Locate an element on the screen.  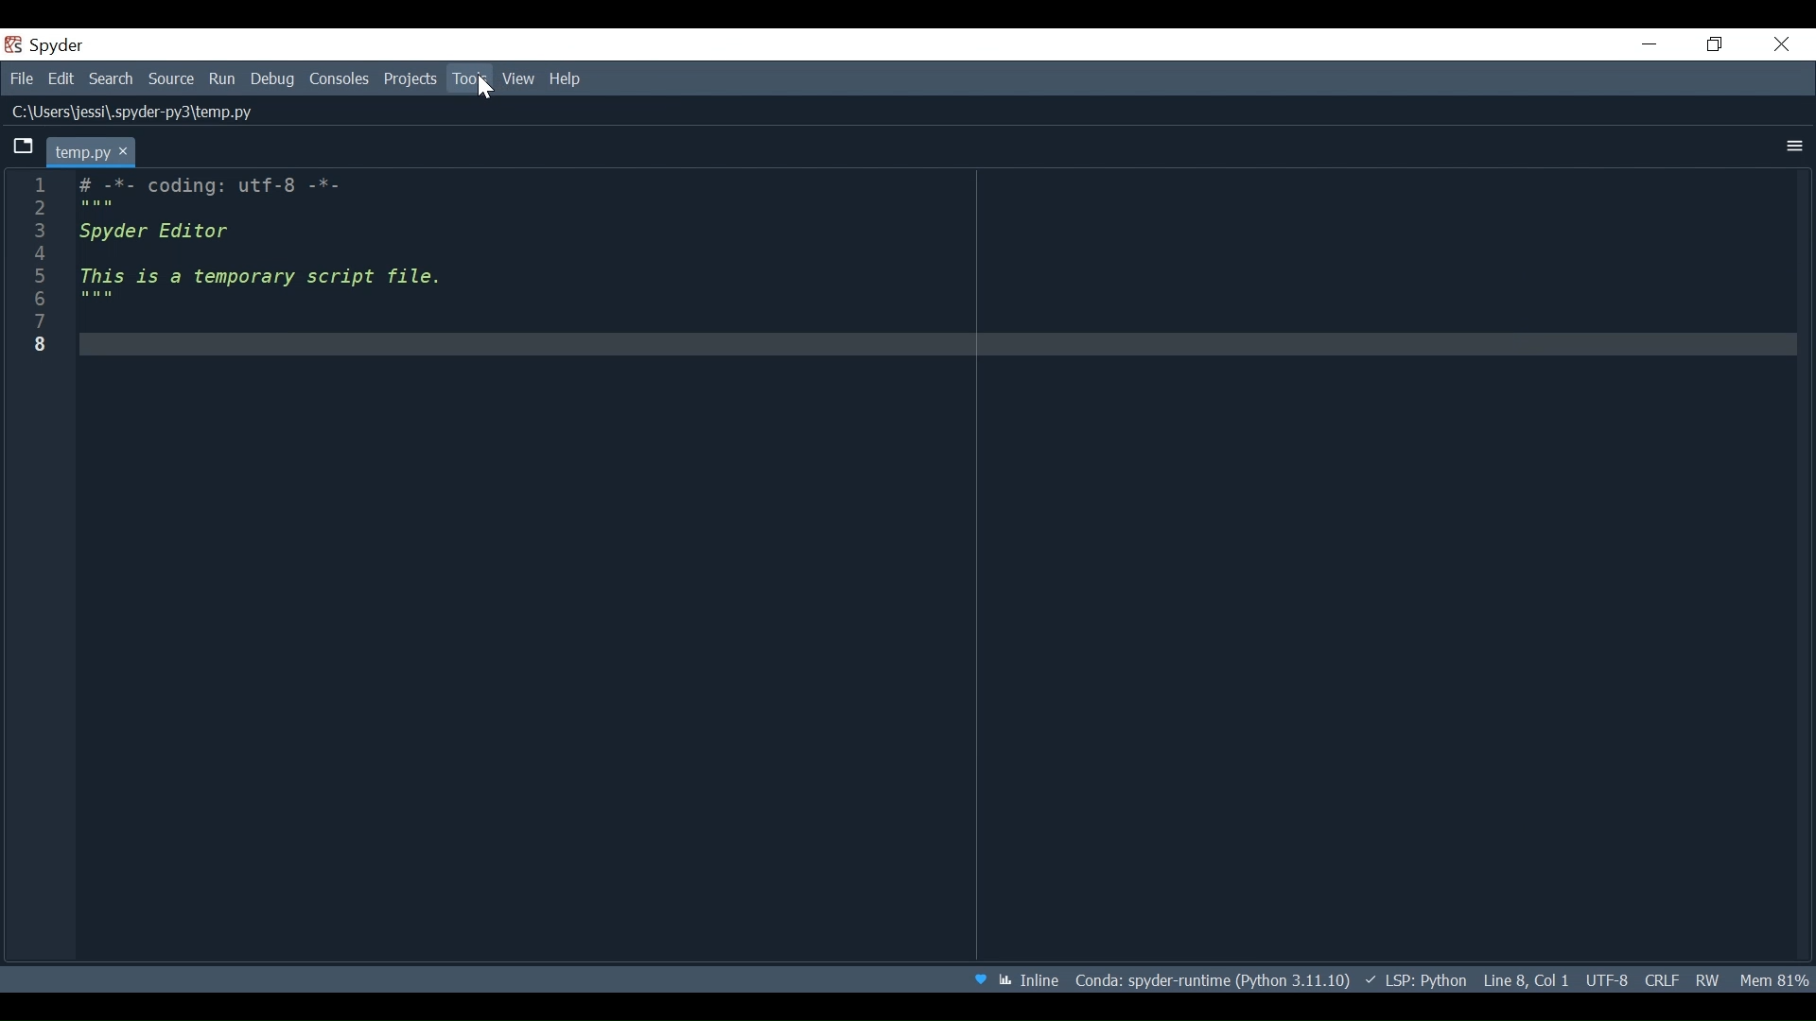
File is located at coordinates (21, 80).